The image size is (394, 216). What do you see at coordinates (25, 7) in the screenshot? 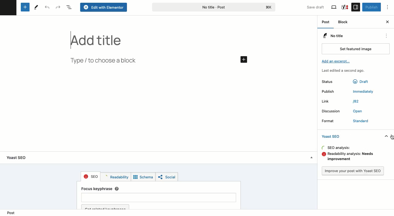
I see `Add new block` at bounding box center [25, 7].